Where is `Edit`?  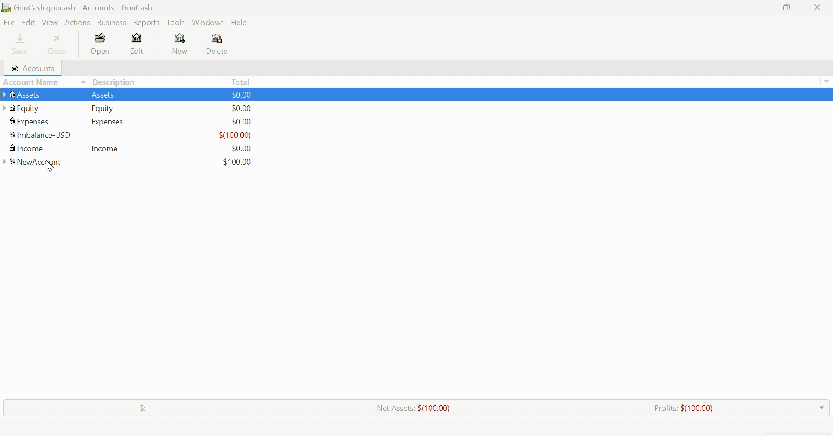
Edit is located at coordinates (28, 23).